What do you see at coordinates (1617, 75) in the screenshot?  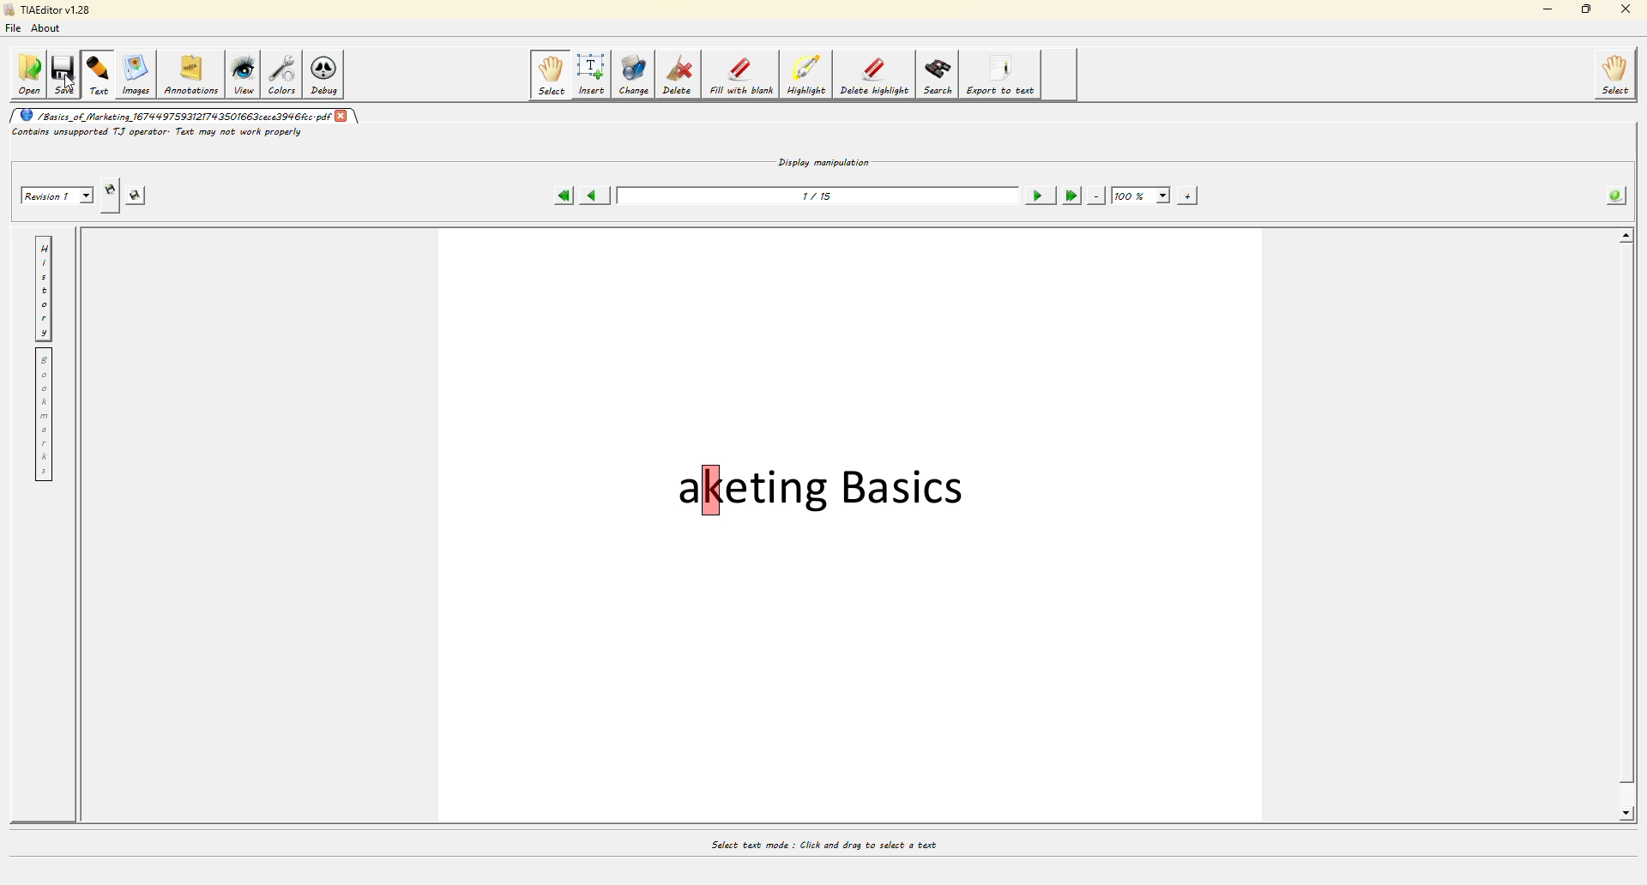 I see `select` at bounding box center [1617, 75].